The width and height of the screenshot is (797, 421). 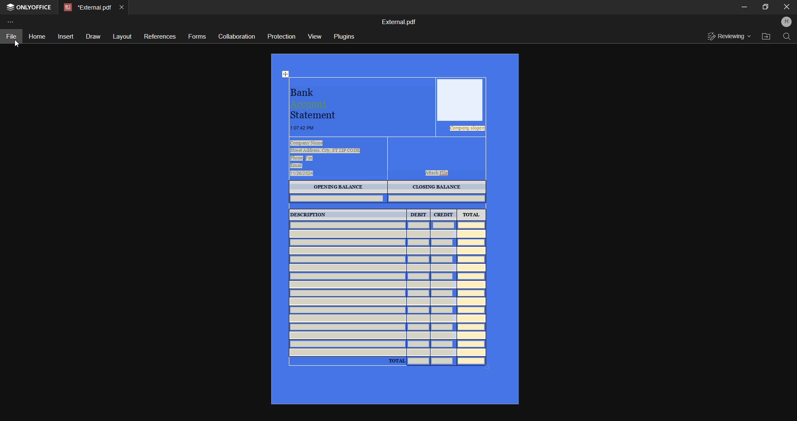 What do you see at coordinates (92, 37) in the screenshot?
I see `Draw` at bounding box center [92, 37].